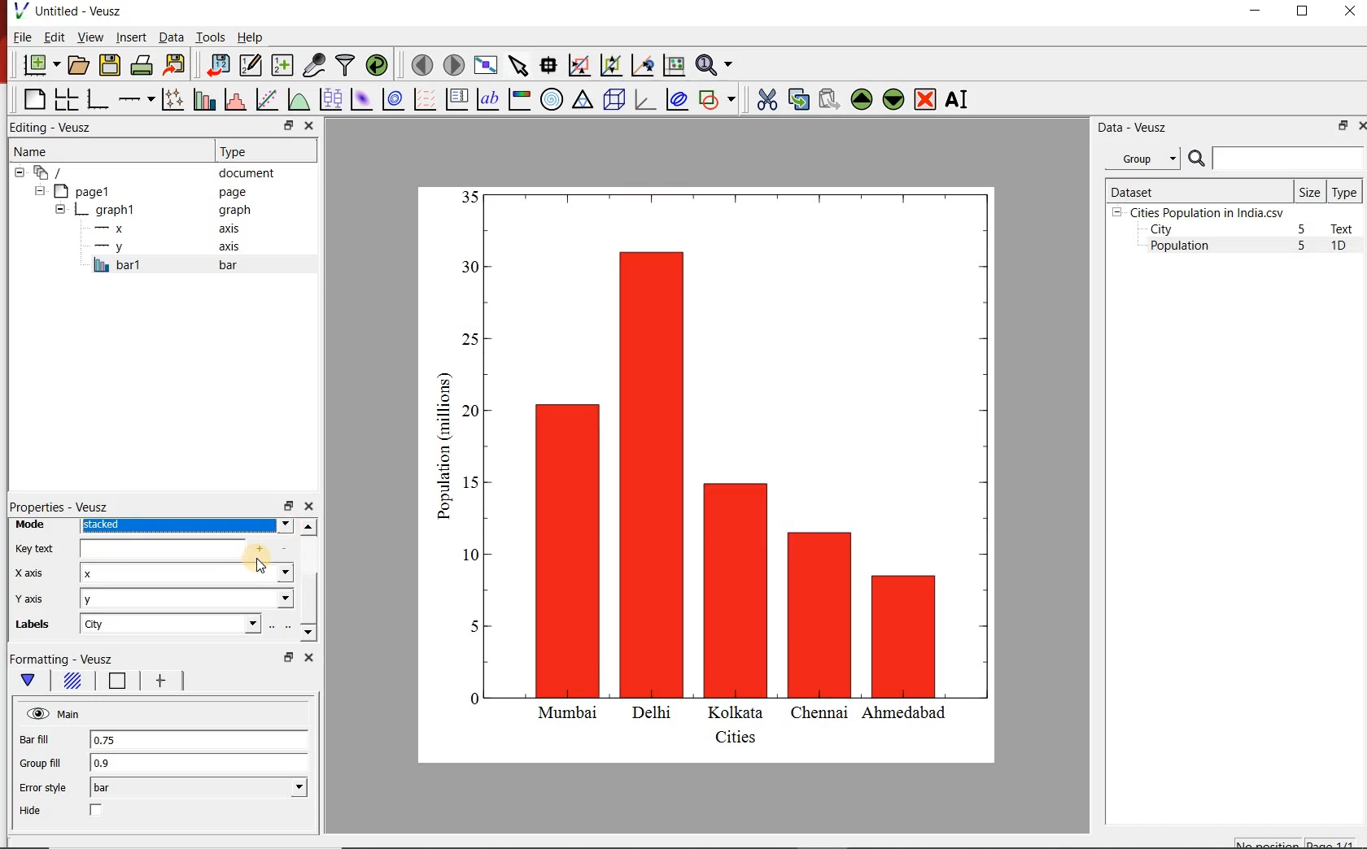 The image size is (1367, 849). What do you see at coordinates (346, 66) in the screenshot?
I see `filter data` at bounding box center [346, 66].